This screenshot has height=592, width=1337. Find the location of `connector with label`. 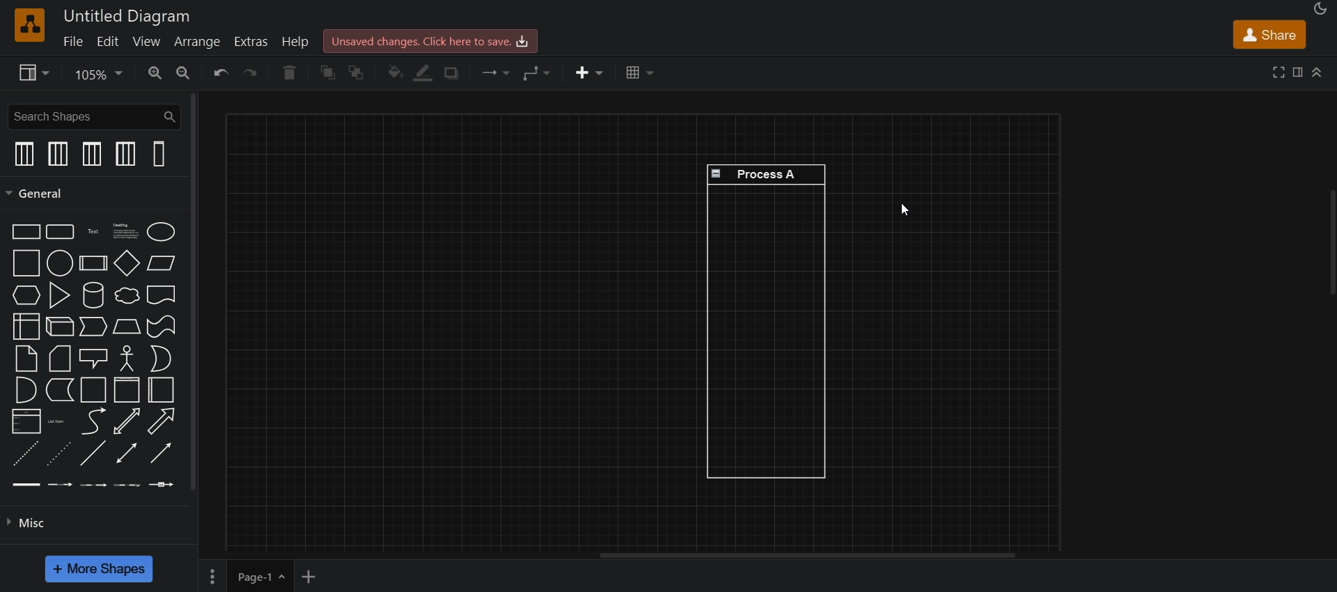

connector with label is located at coordinates (61, 485).